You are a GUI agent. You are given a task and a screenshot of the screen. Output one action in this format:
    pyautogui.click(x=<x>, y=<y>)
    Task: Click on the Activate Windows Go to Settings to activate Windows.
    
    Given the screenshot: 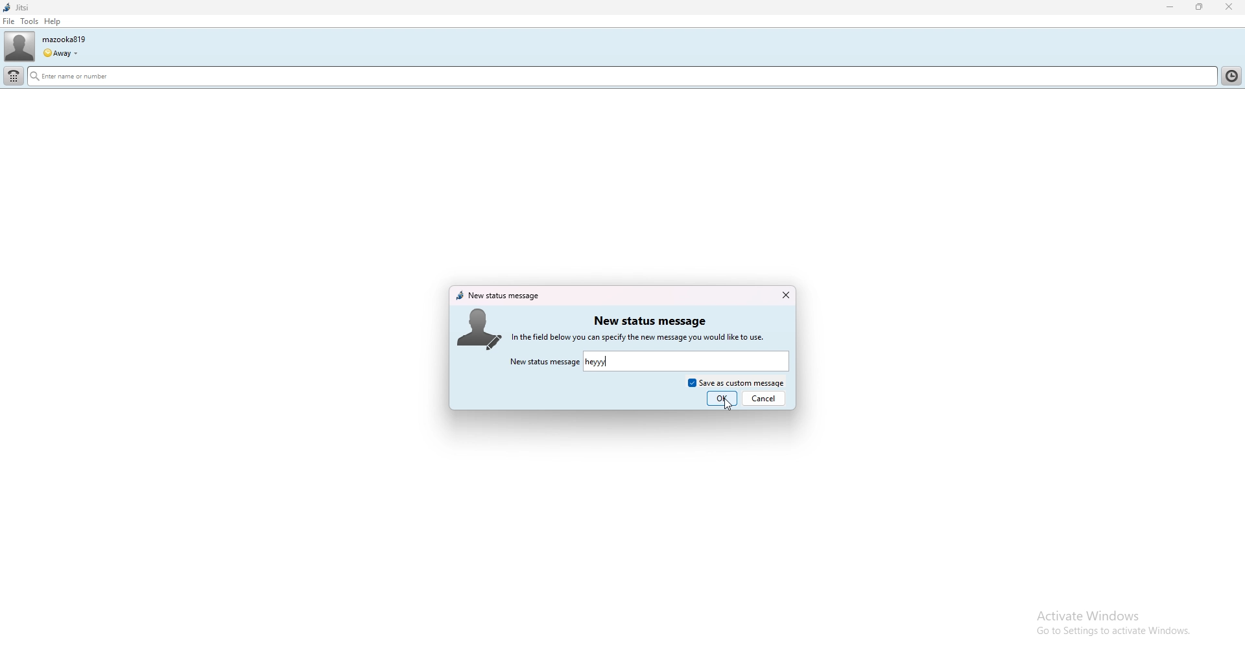 What is the action you would take?
    pyautogui.click(x=1100, y=622)
    